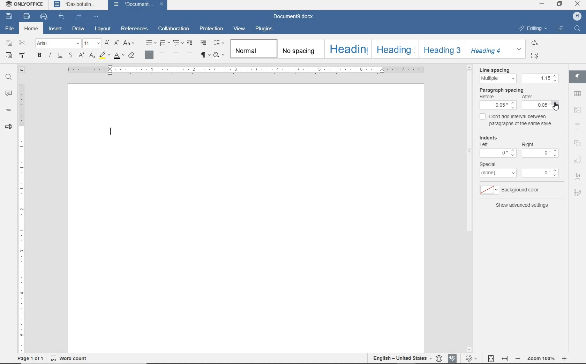 Image resolution: width=586 pixels, height=364 pixels. What do you see at coordinates (578, 160) in the screenshot?
I see `chart` at bounding box center [578, 160].